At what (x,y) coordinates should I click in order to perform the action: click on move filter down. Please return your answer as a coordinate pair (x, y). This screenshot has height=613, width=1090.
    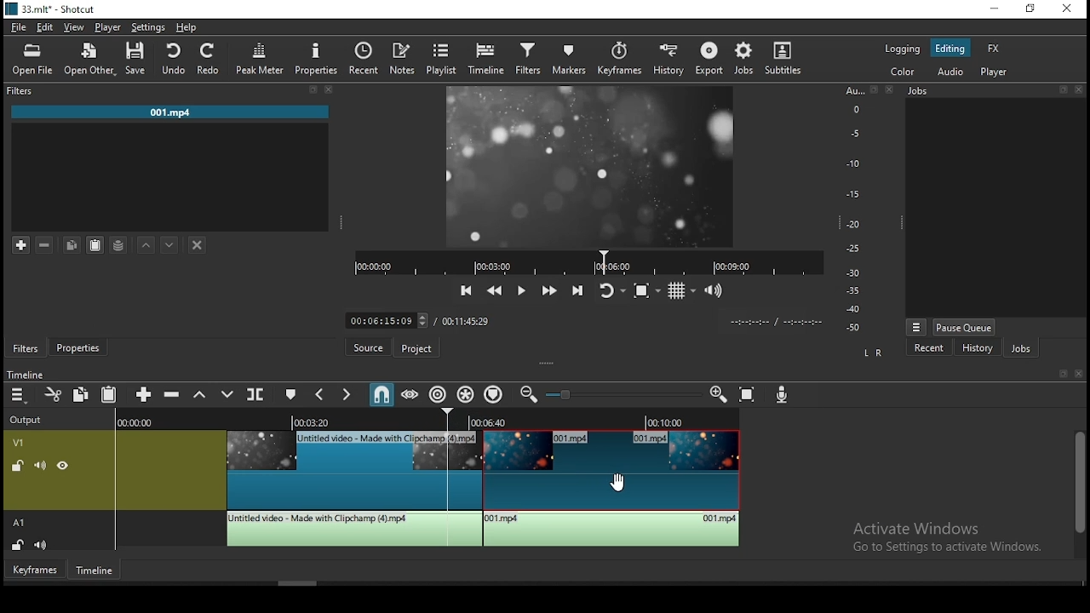
    Looking at the image, I should click on (169, 243).